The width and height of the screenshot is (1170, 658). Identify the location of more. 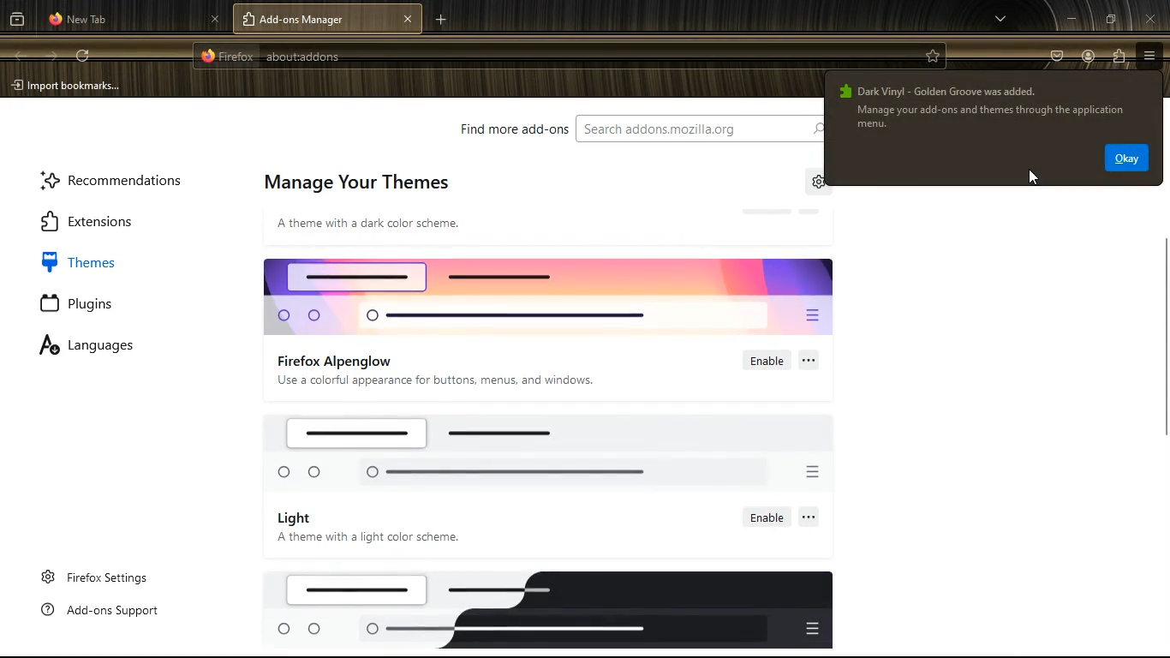
(1002, 19).